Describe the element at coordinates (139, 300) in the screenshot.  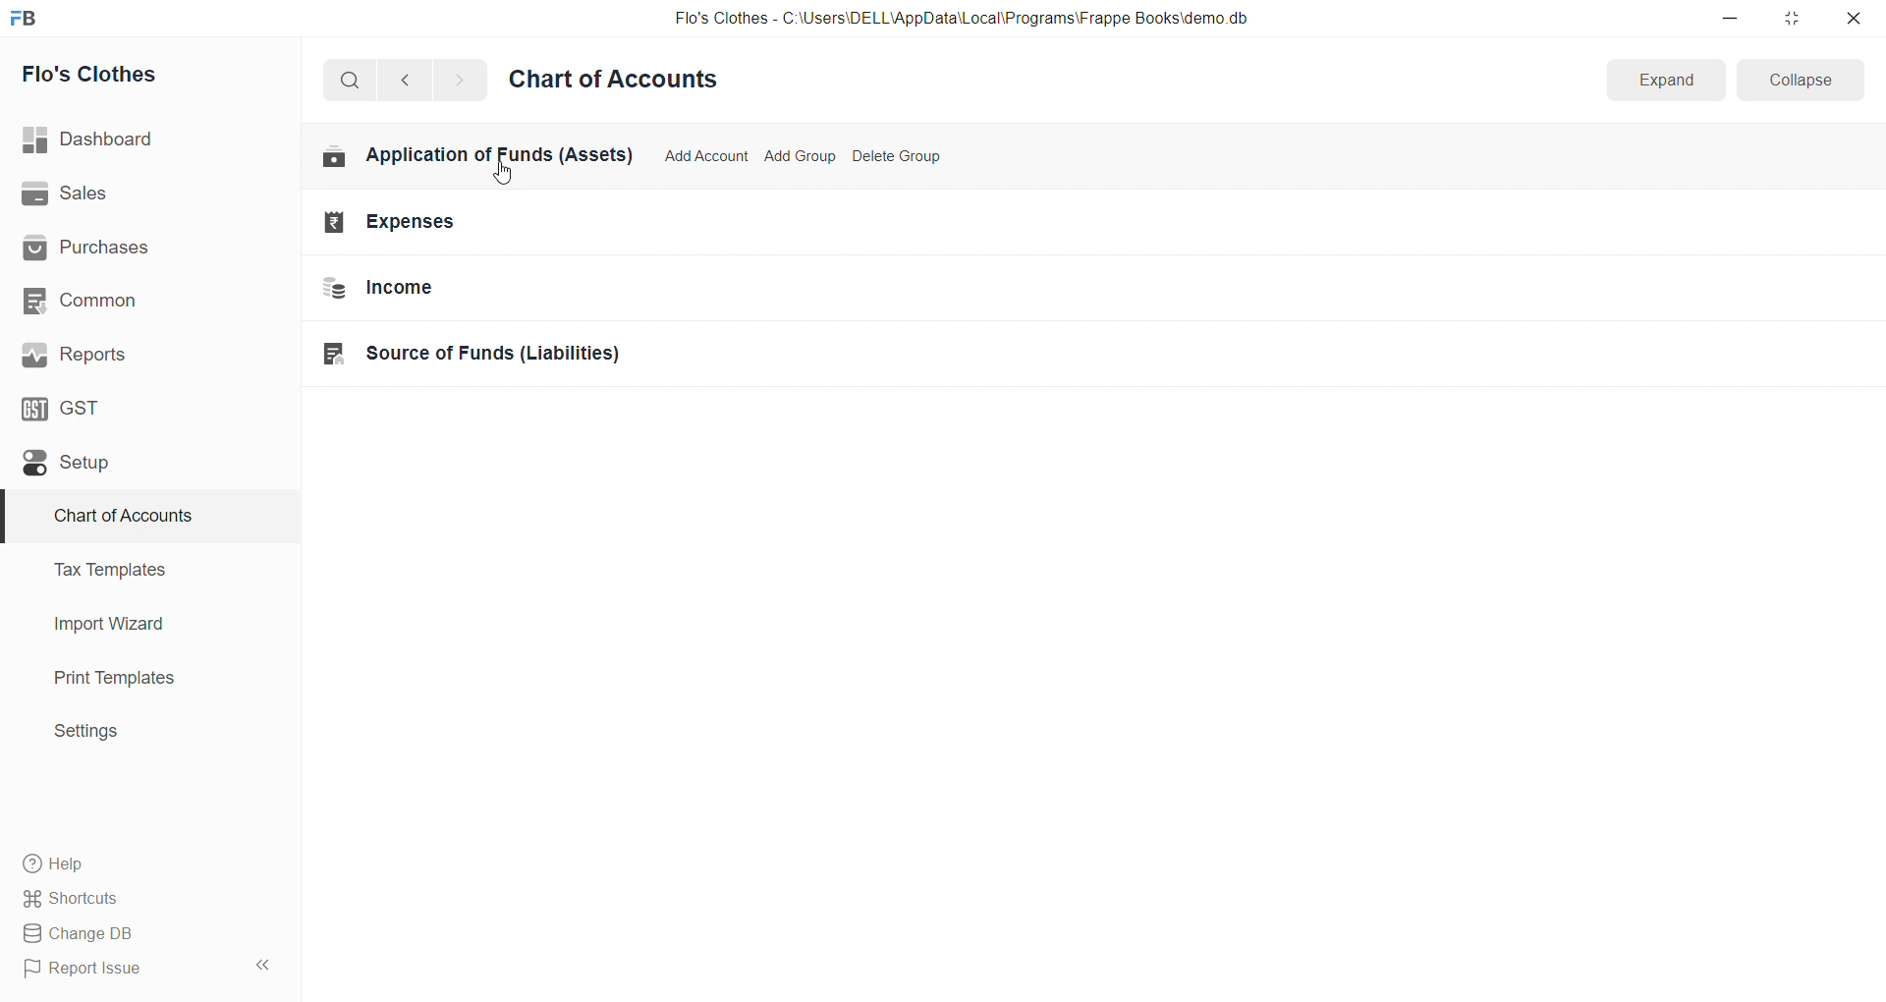
I see `Common` at that location.